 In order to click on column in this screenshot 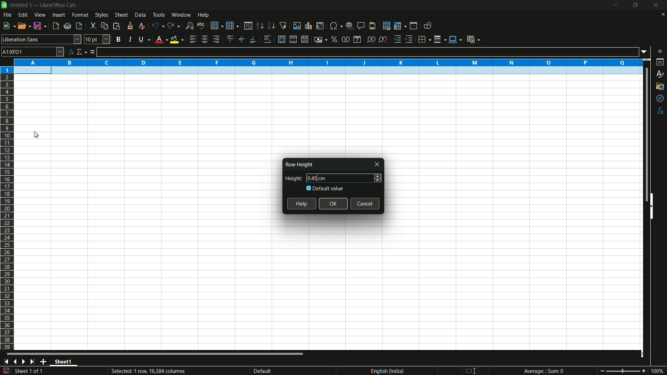, I will do `click(233, 26)`.